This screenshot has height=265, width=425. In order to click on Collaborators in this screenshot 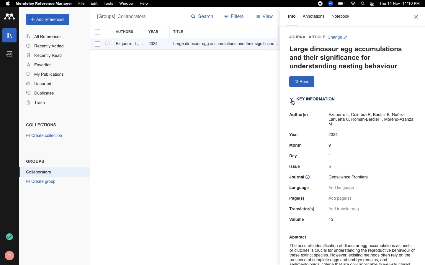, I will do `click(39, 172)`.